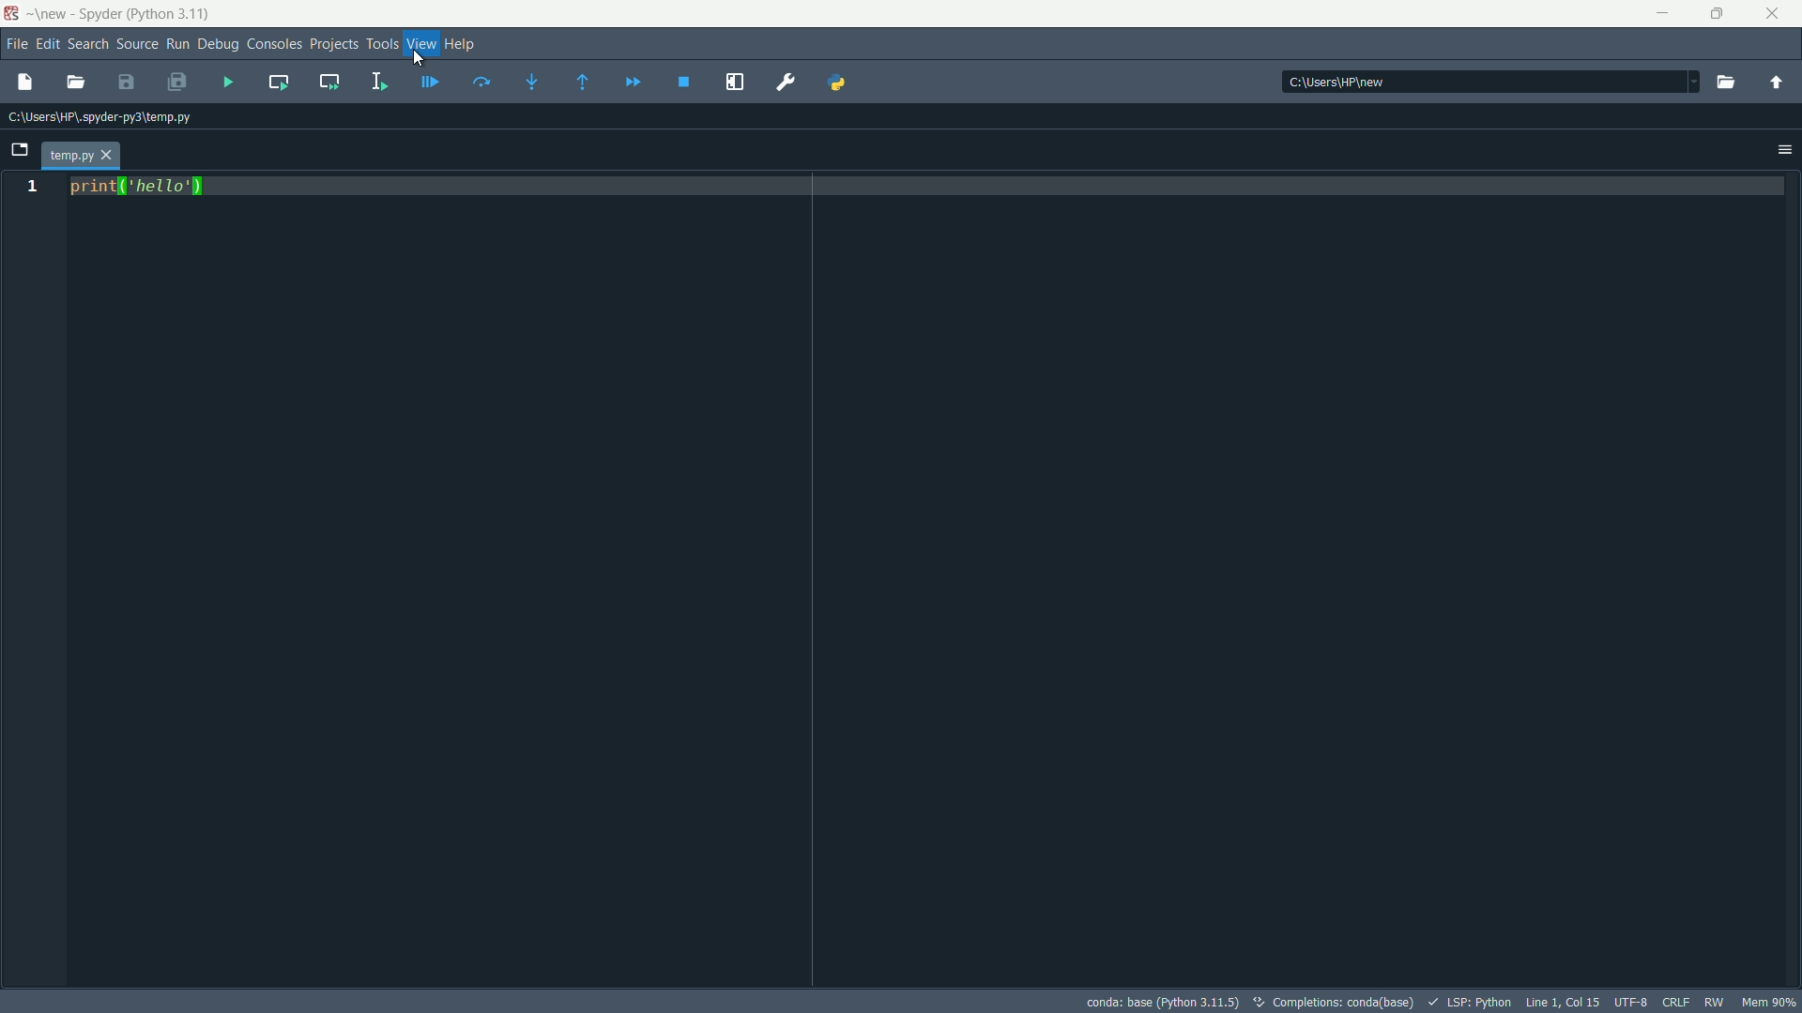 Image resolution: width=1802 pixels, height=1013 pixels. Describe the element at coordinates (1335, 81) in the screenshot. I see `c:\users\hp\new` at that location.